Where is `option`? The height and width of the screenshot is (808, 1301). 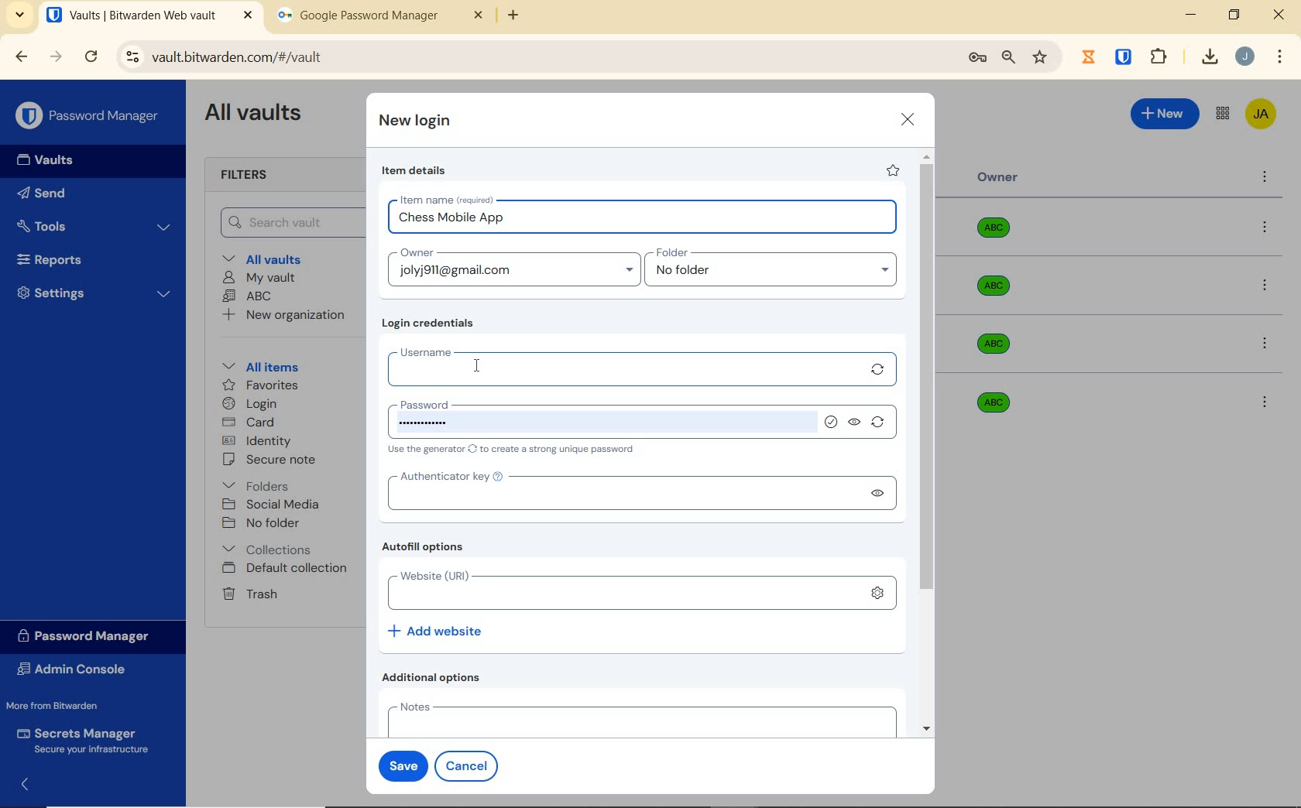
option is located at coordinates (1264, 401).